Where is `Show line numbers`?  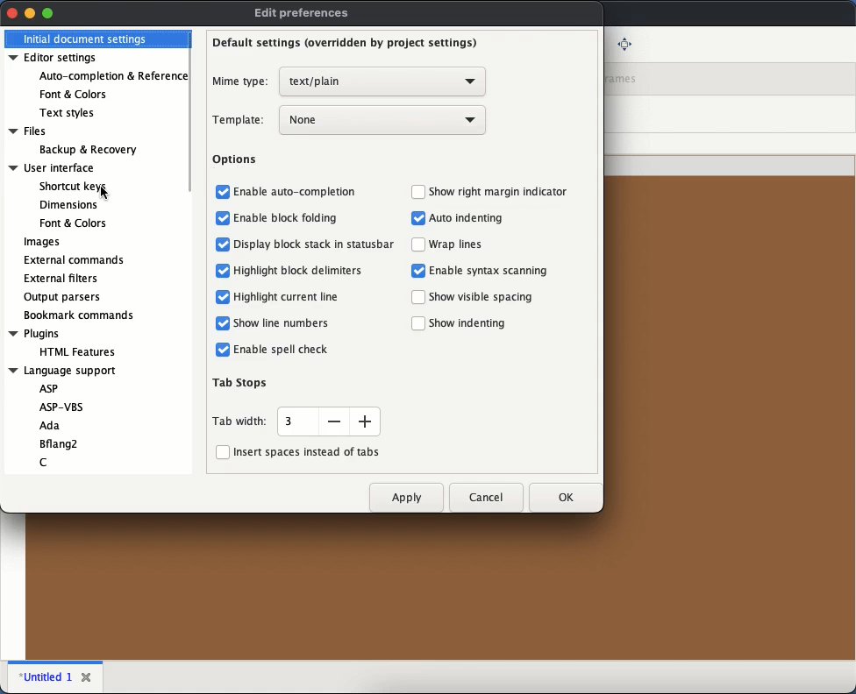 Show line numbers is located at coordinates (282, 322).